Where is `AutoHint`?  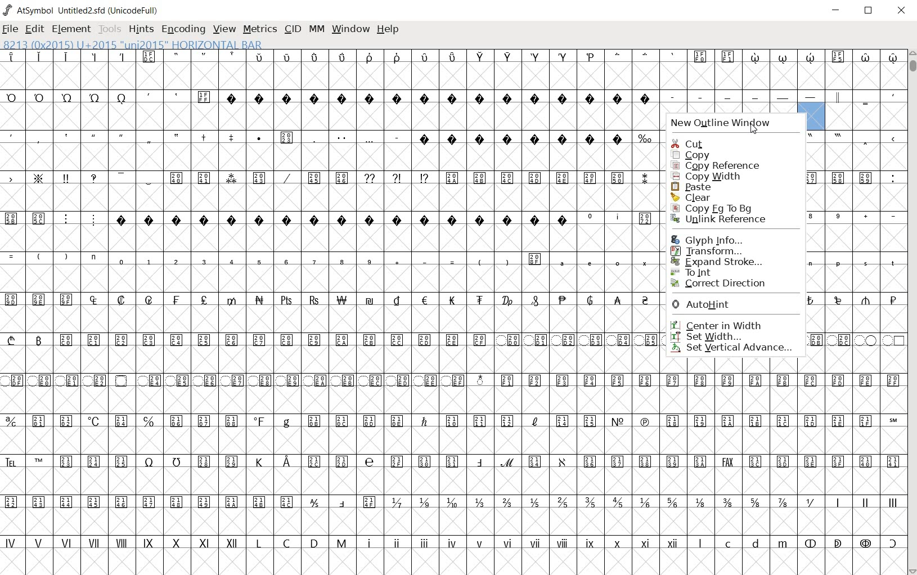
AutoHint is located at coordinates (709, 306).